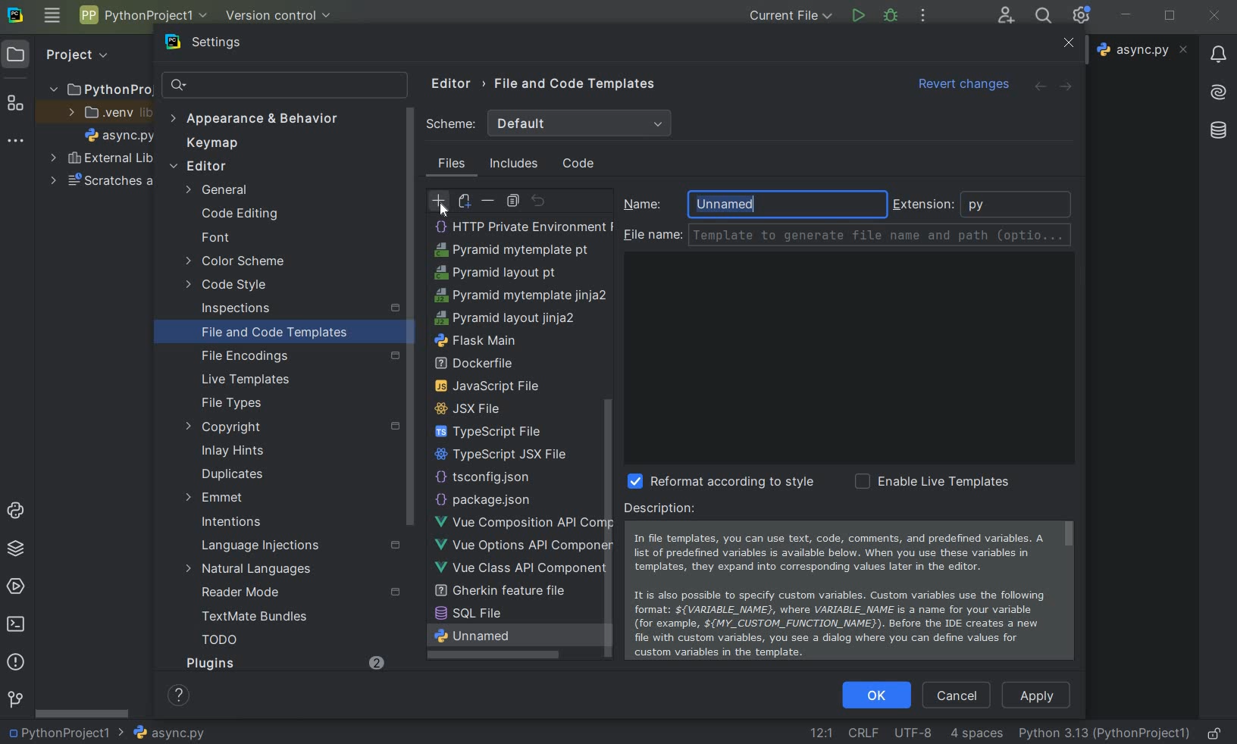 Image resolution: width=1237 pixels, height=744 pixels. I want to click on HTML File, so click(509, 224).